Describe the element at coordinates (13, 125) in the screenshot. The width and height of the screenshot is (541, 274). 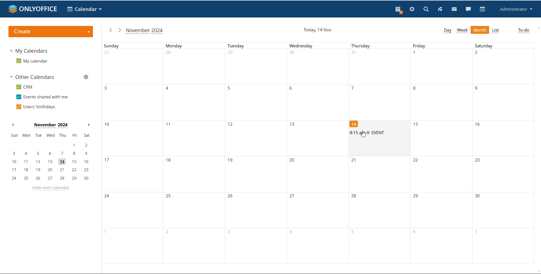
I see `previous month` at that location.